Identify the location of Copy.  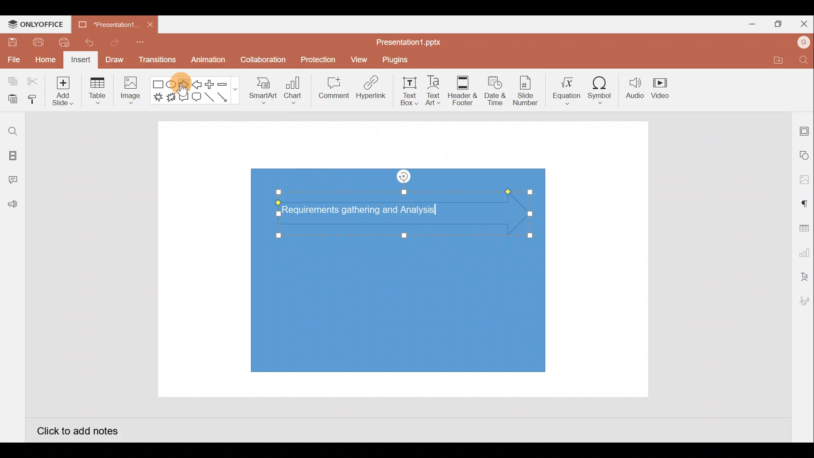
(11, 82).